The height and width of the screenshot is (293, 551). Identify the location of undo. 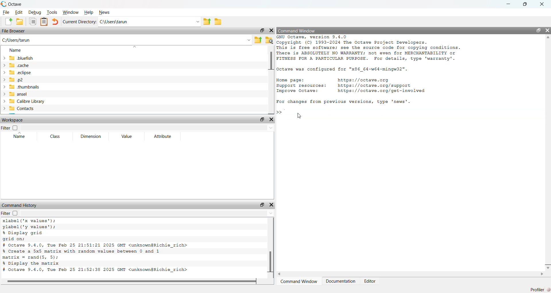
(55, 21).